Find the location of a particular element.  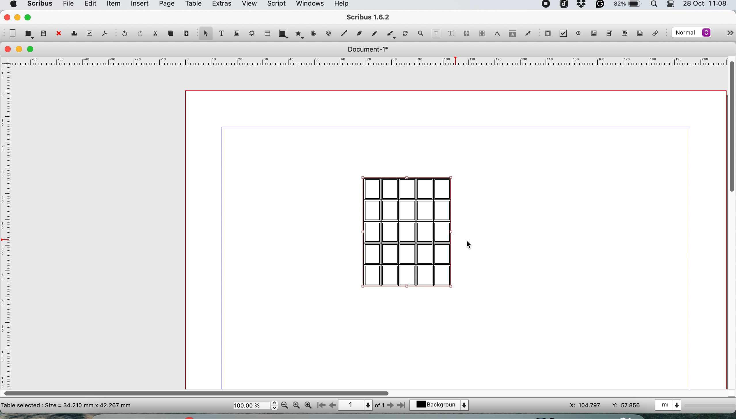

new is located at coordinates (12, 33).